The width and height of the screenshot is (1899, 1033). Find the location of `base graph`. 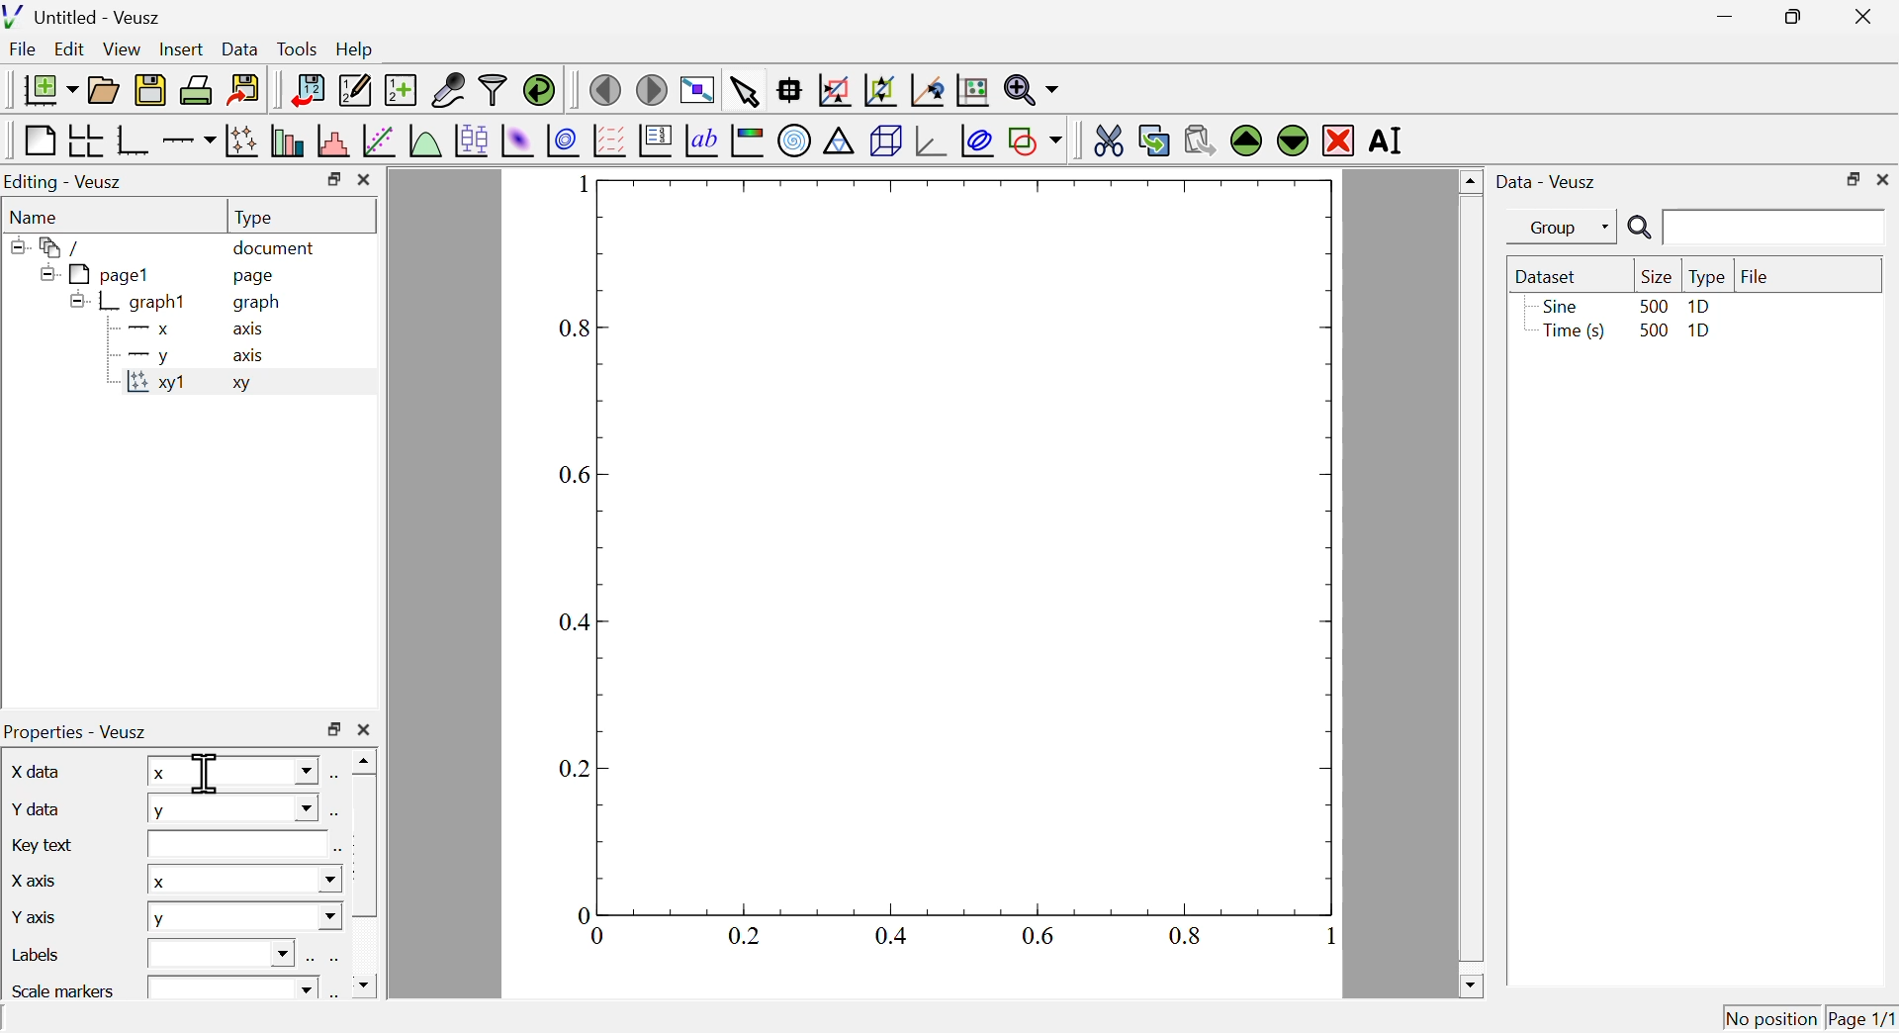

base graph is located at coordinates (134, 141).